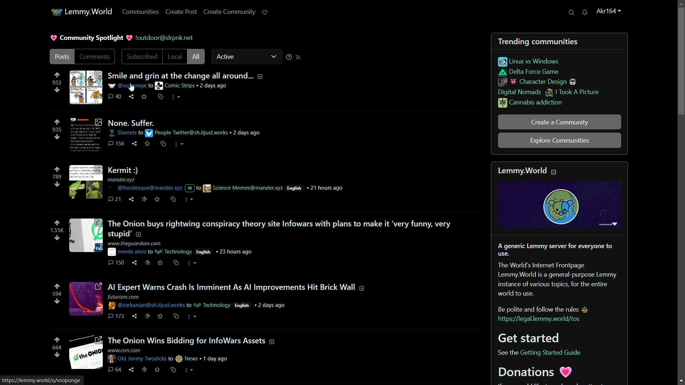  What do you see at coordinates (171, 356) in the screenshot?
I see `posts details` at bounding box center [171, 356].